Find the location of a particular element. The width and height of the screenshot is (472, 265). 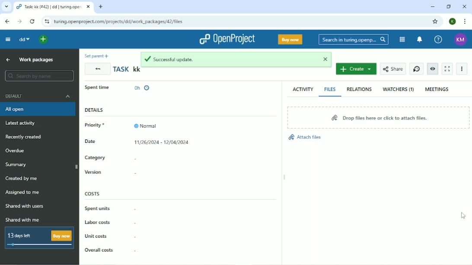

Priority * is located at coordinates (98, 125).